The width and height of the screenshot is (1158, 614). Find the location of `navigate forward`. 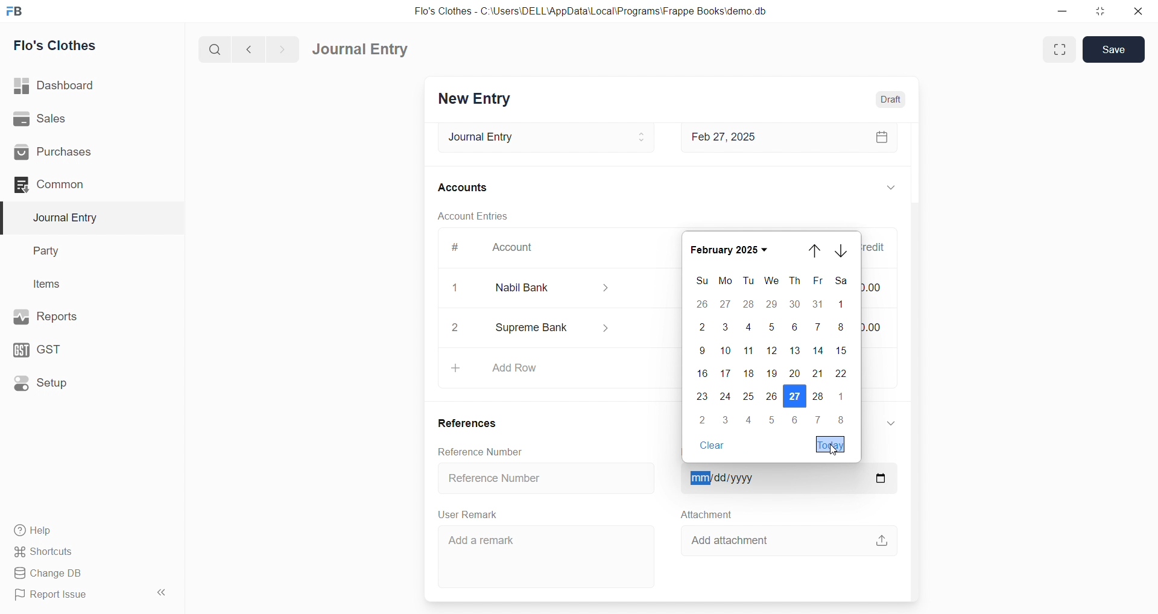

navigate forward is located at coordinates (285, 49).